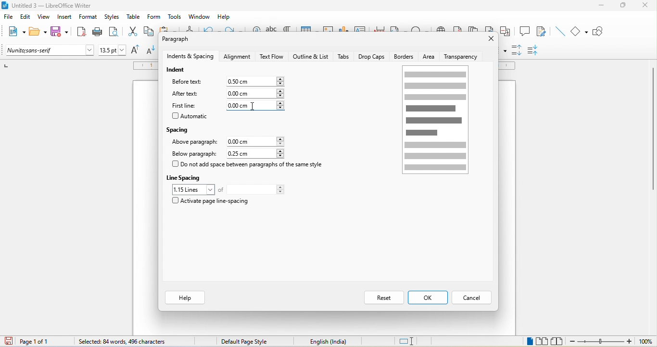 Image resolution: width=657 pixels, height=347 pixels. Describe the element at coordinates (601, 31) in the screenshot. I see `show draw function` at that location.